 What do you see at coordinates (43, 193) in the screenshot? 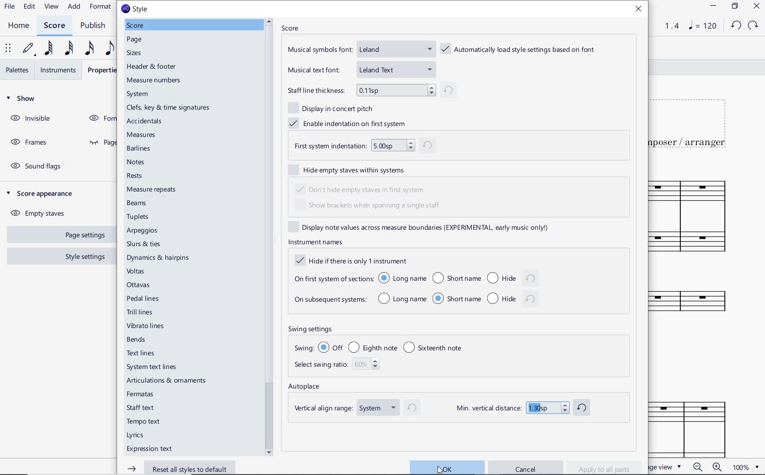
I see `SCORE APPEARANCE` at bounding box center [43, 193].